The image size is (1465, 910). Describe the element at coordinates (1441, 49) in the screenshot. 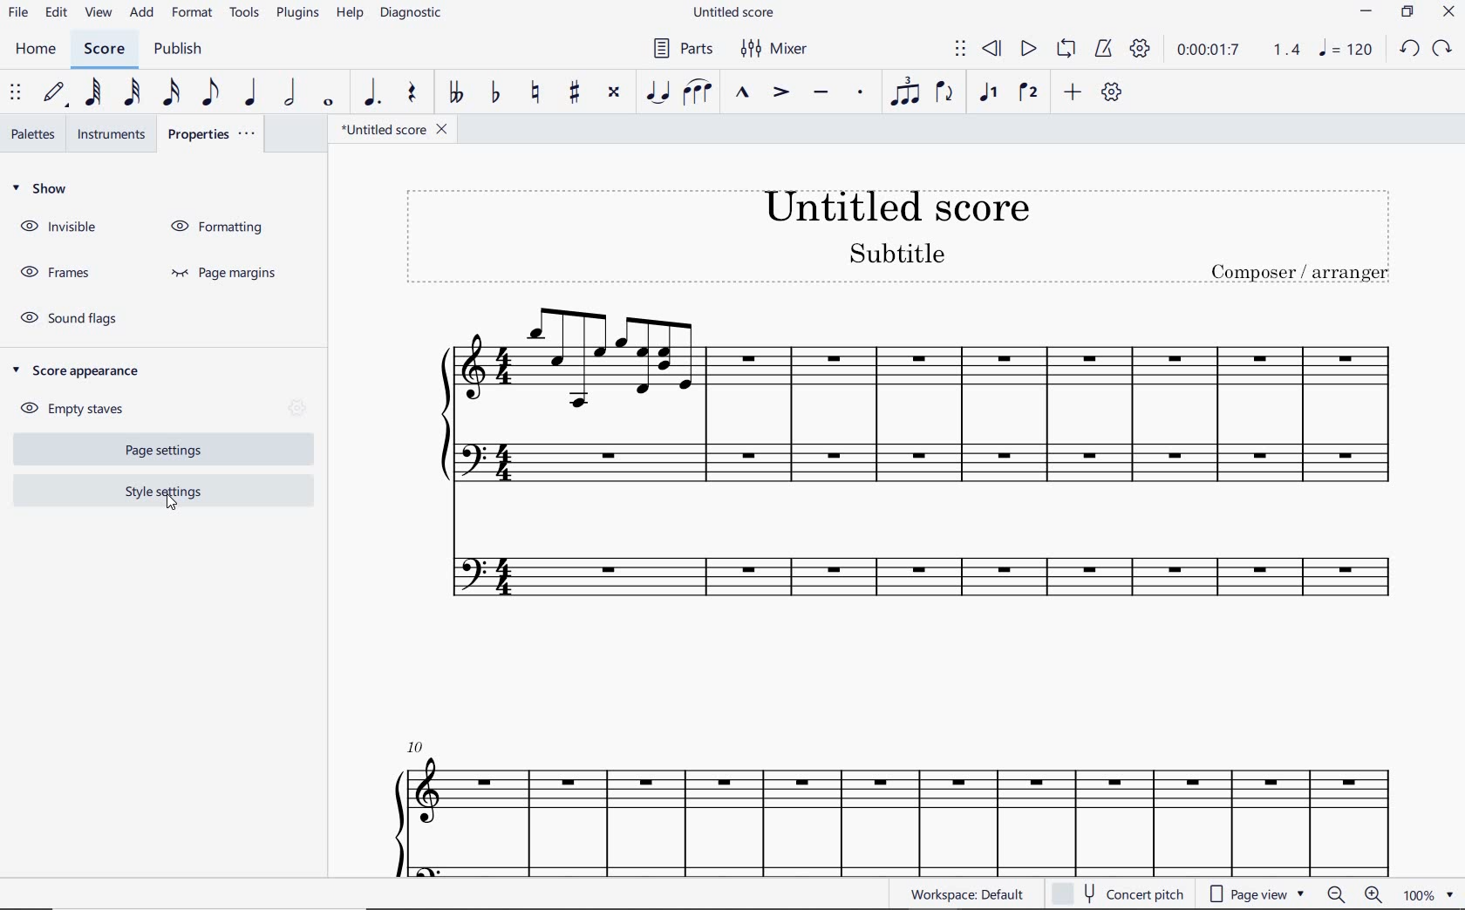

I see `REDO` at that location.